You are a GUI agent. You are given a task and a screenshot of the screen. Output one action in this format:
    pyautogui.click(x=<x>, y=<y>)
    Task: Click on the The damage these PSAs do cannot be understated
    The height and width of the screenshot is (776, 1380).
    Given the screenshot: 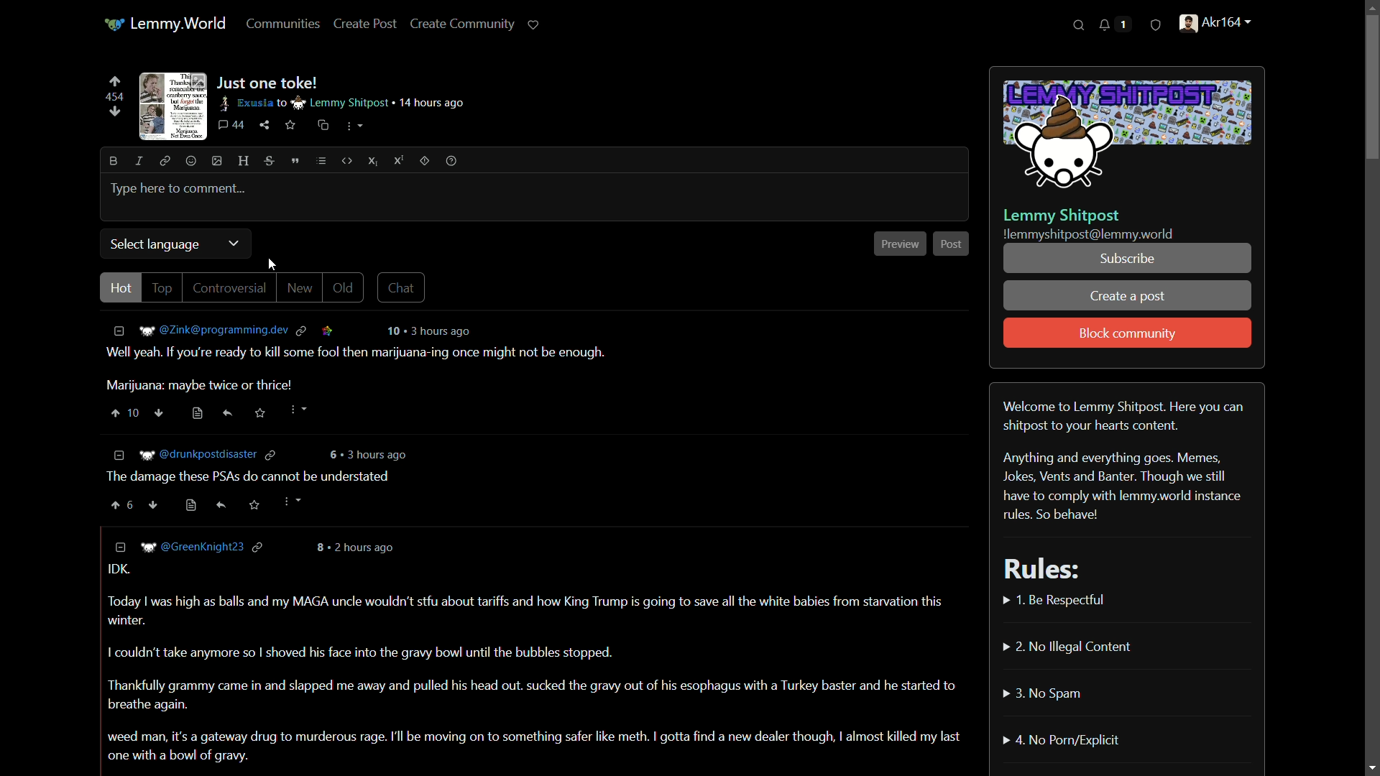 What is the action you would take?
    pyautogui.click(x=262, y=479)
    